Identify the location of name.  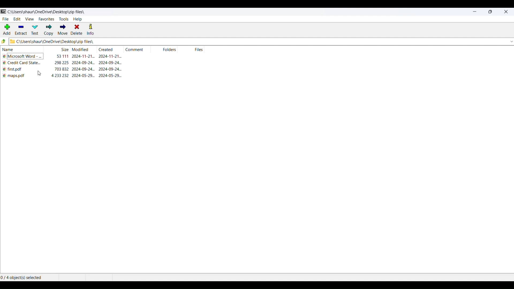
(21, 49).